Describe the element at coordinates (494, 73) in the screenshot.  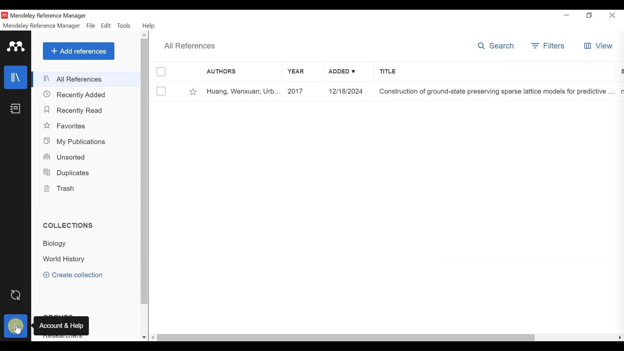
I see `Title` at that location.